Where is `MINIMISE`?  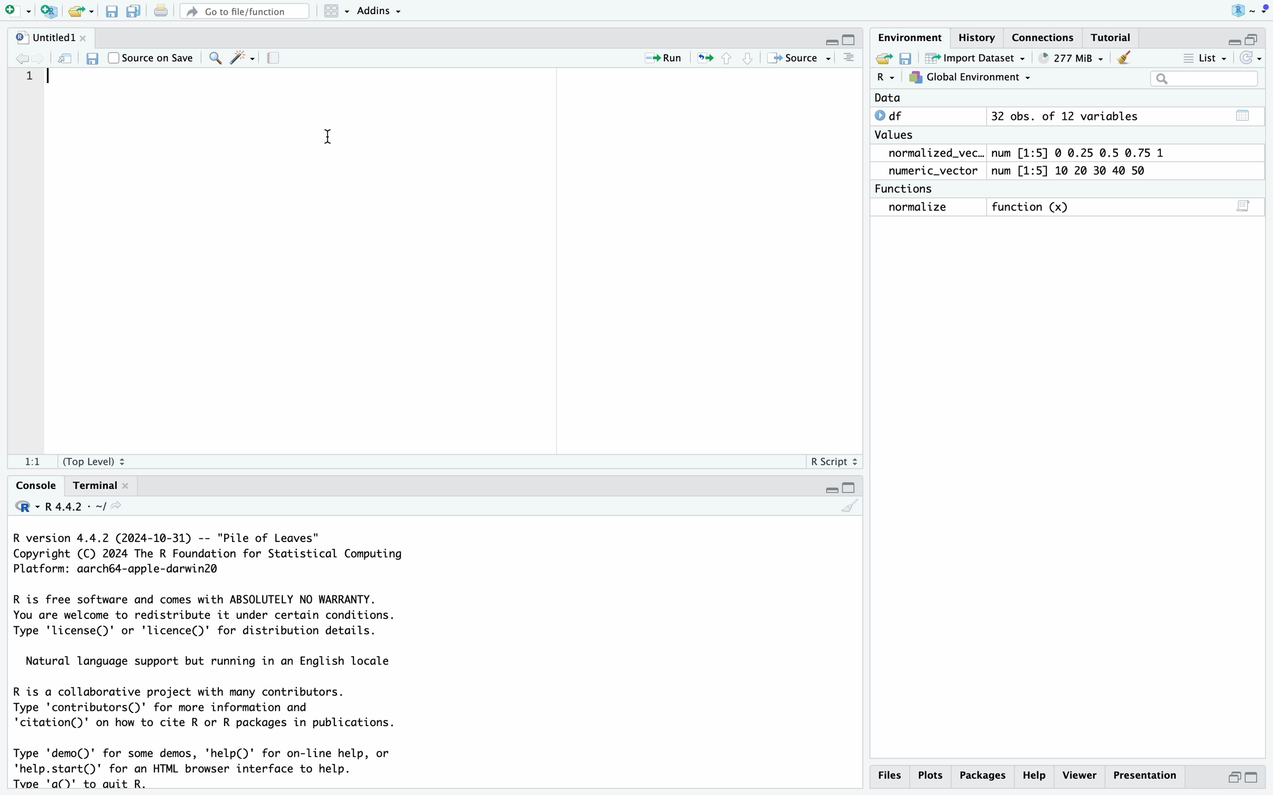 MINIMISE is located at coordinates (831, 38).